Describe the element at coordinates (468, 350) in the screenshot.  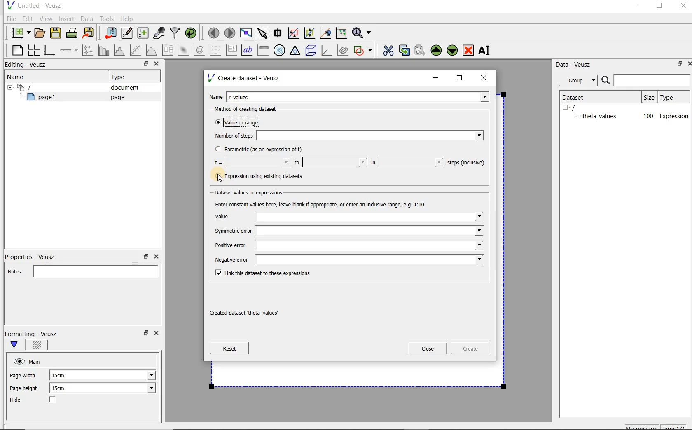
I see `Create` at that location.